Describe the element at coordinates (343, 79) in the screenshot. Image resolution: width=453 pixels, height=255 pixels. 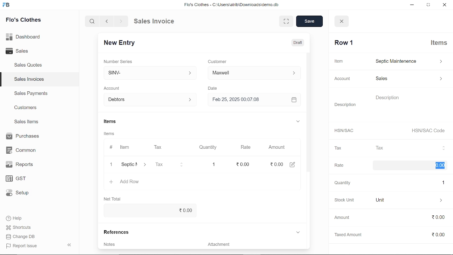
I see `Account` at that location.